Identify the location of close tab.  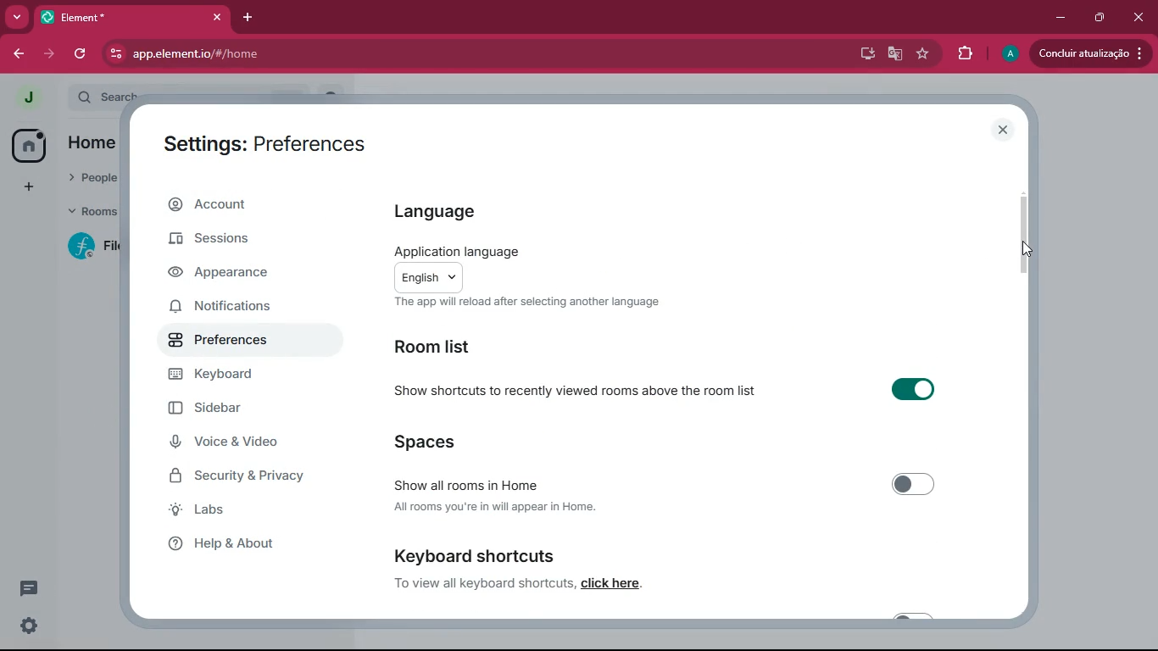
(220, 16).